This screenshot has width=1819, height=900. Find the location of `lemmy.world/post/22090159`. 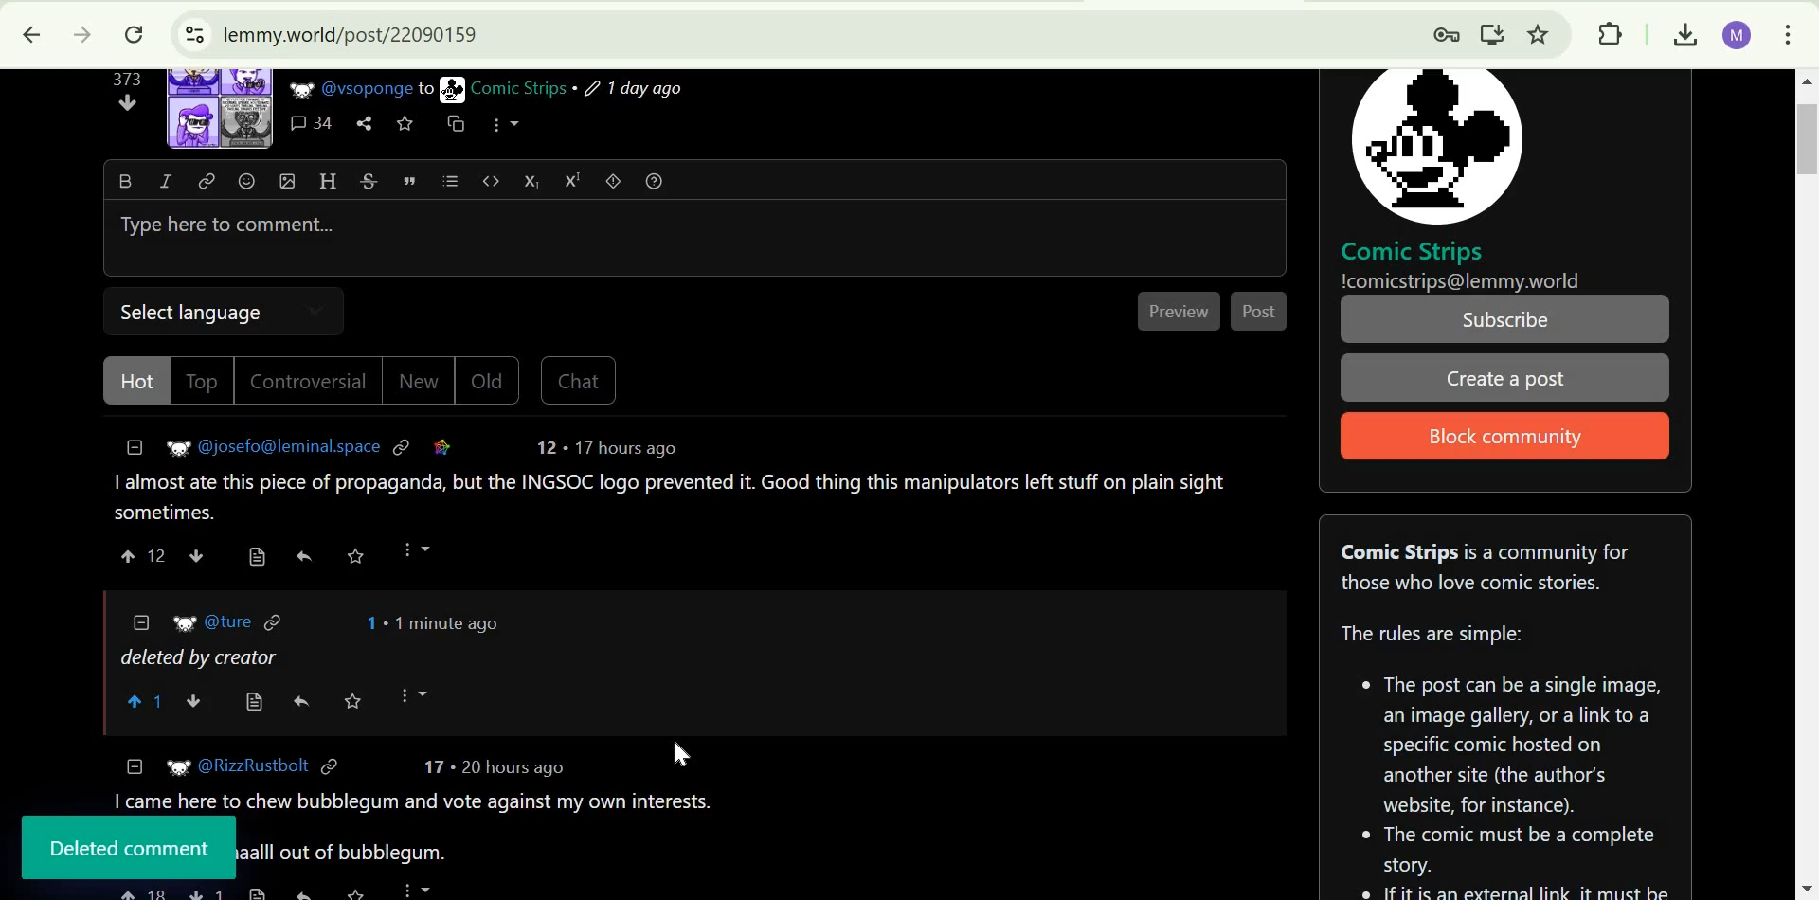

lemmy.world/post/22090159 is located at coordinates (348, 33).